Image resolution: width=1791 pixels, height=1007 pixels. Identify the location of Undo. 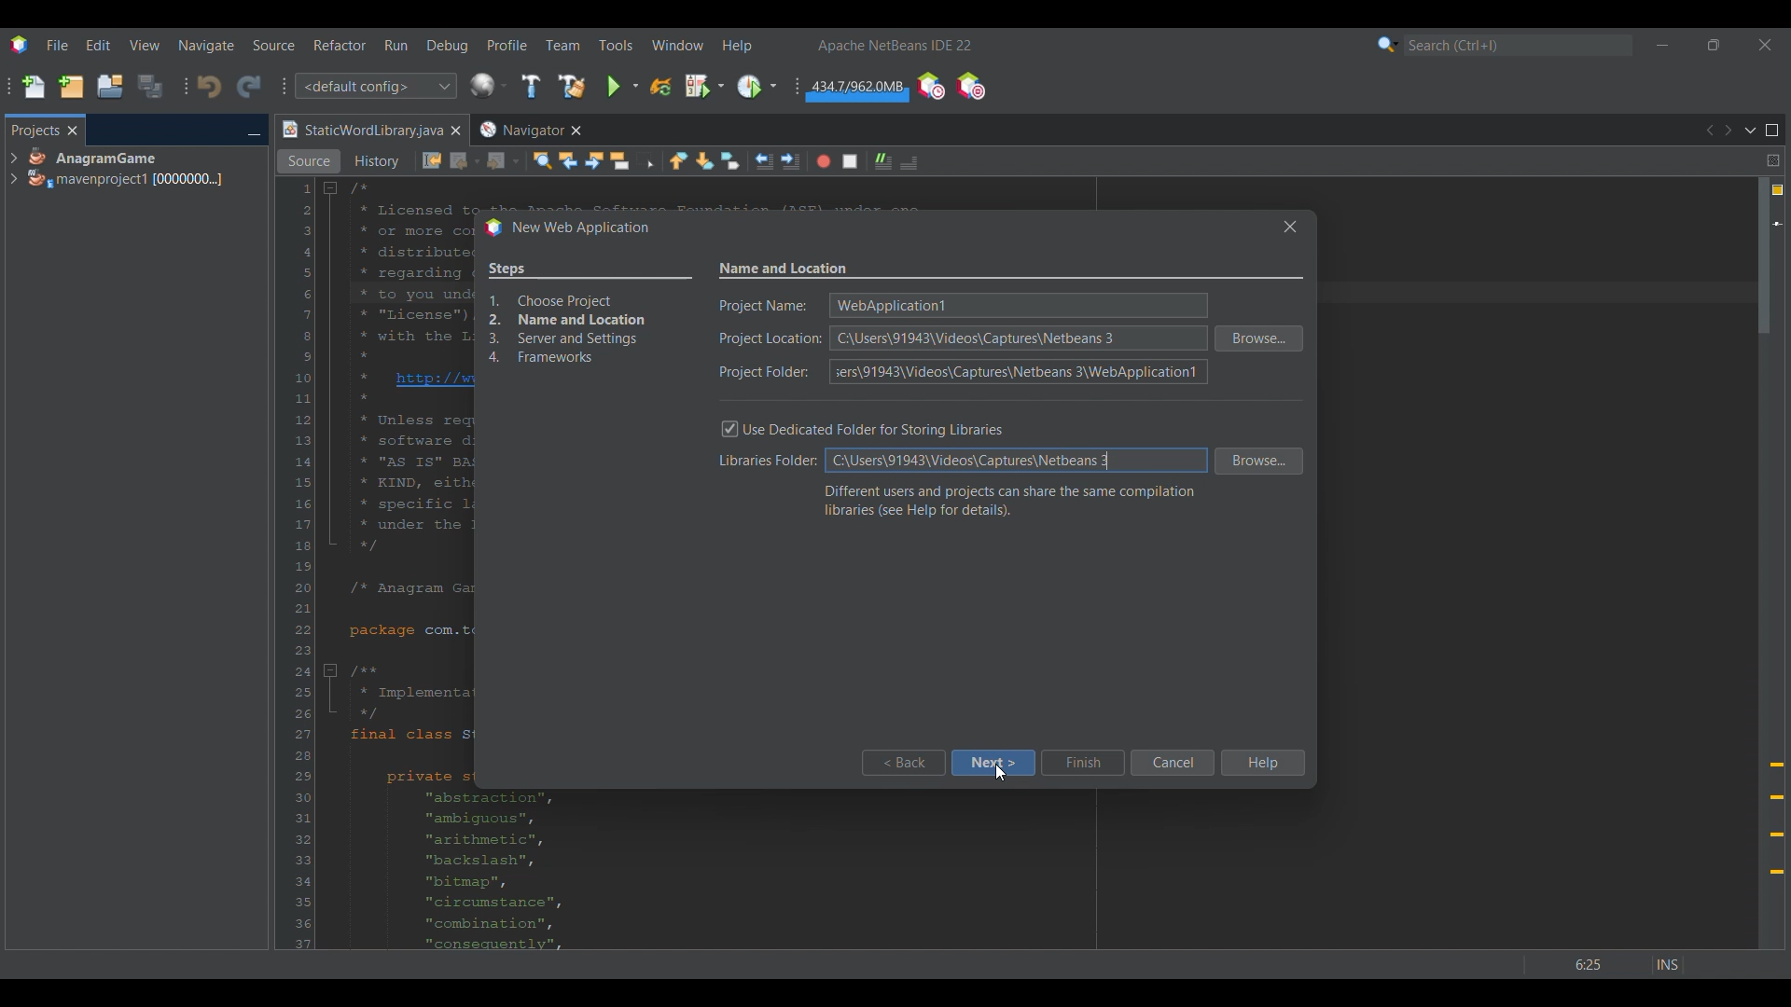
(209, 87).